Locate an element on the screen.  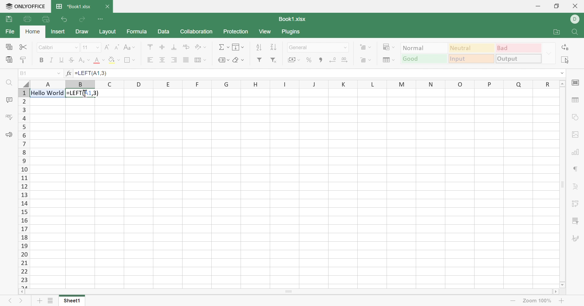
Restore down is located at coordinates (556, 6).